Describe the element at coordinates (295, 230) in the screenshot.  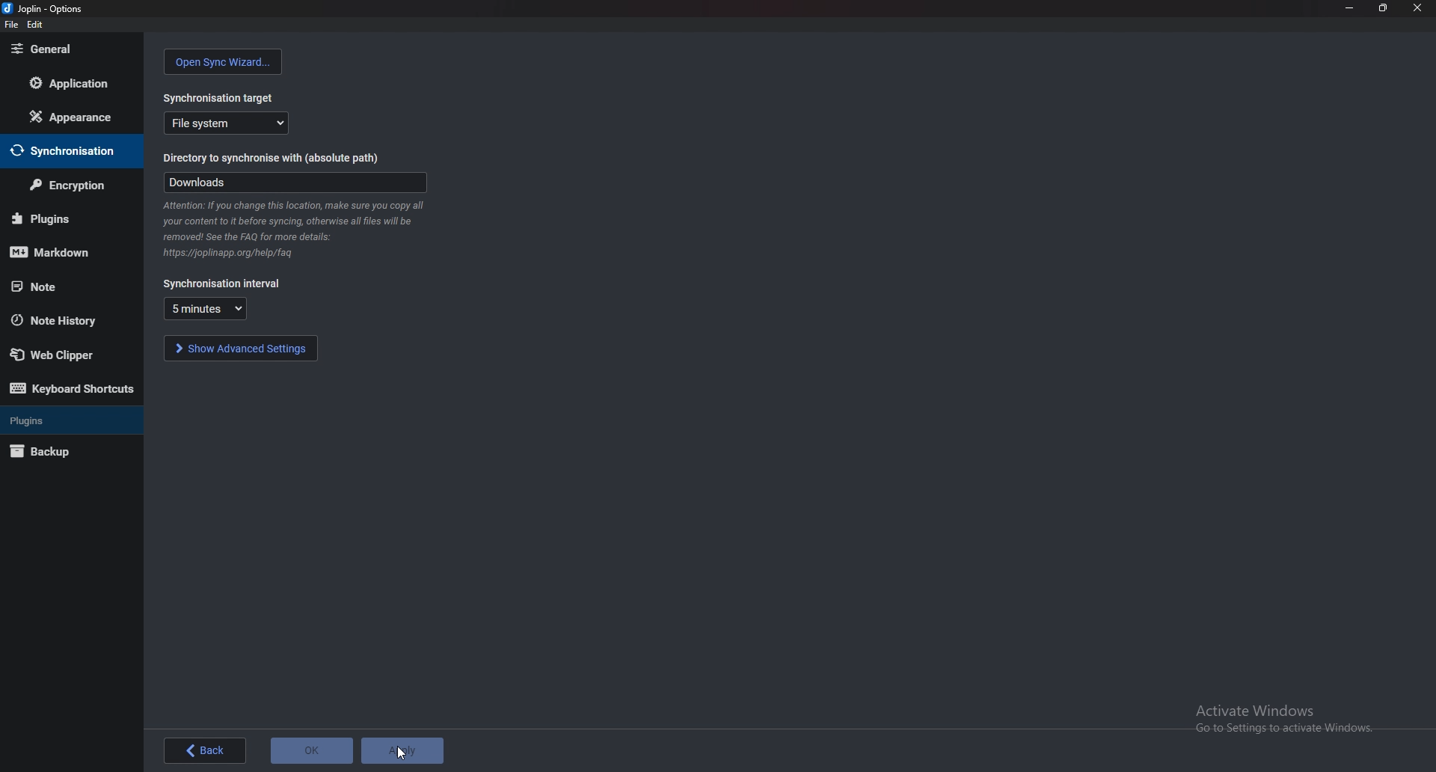
I see `Attention: If you change this location, make sure you copy all
your content to it before syncing, otherwise al files will be
removed! See the FAQ for more details:
https://joplinapp.org/help/faq` at that location.